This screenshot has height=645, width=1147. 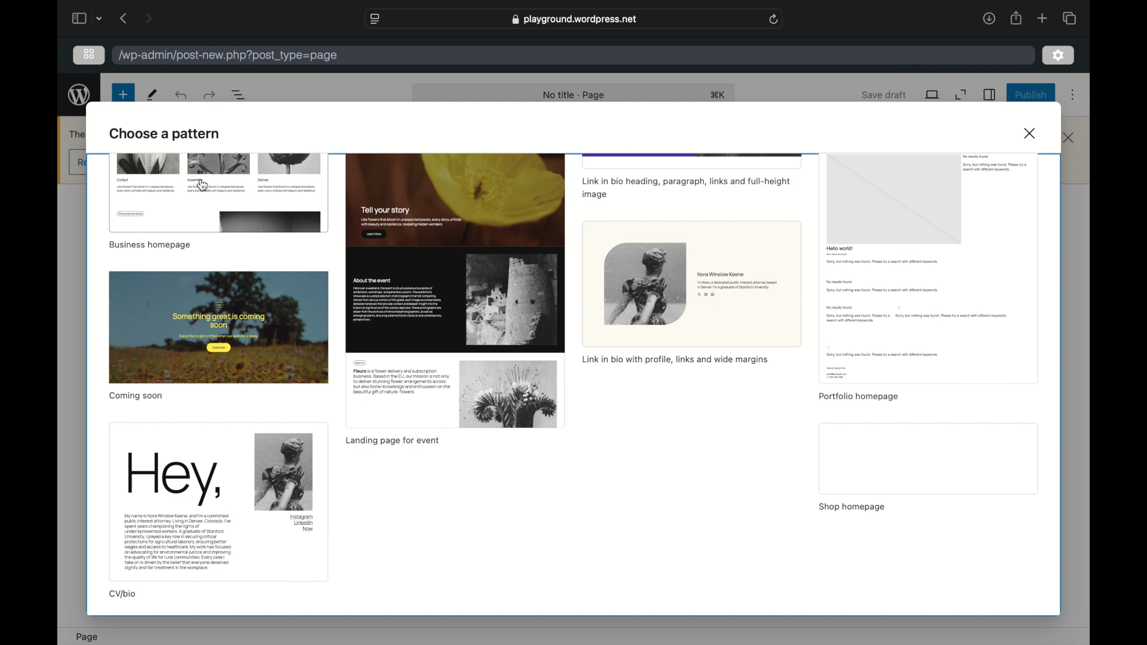 I want to click on preview, so click(x=692, y=284).